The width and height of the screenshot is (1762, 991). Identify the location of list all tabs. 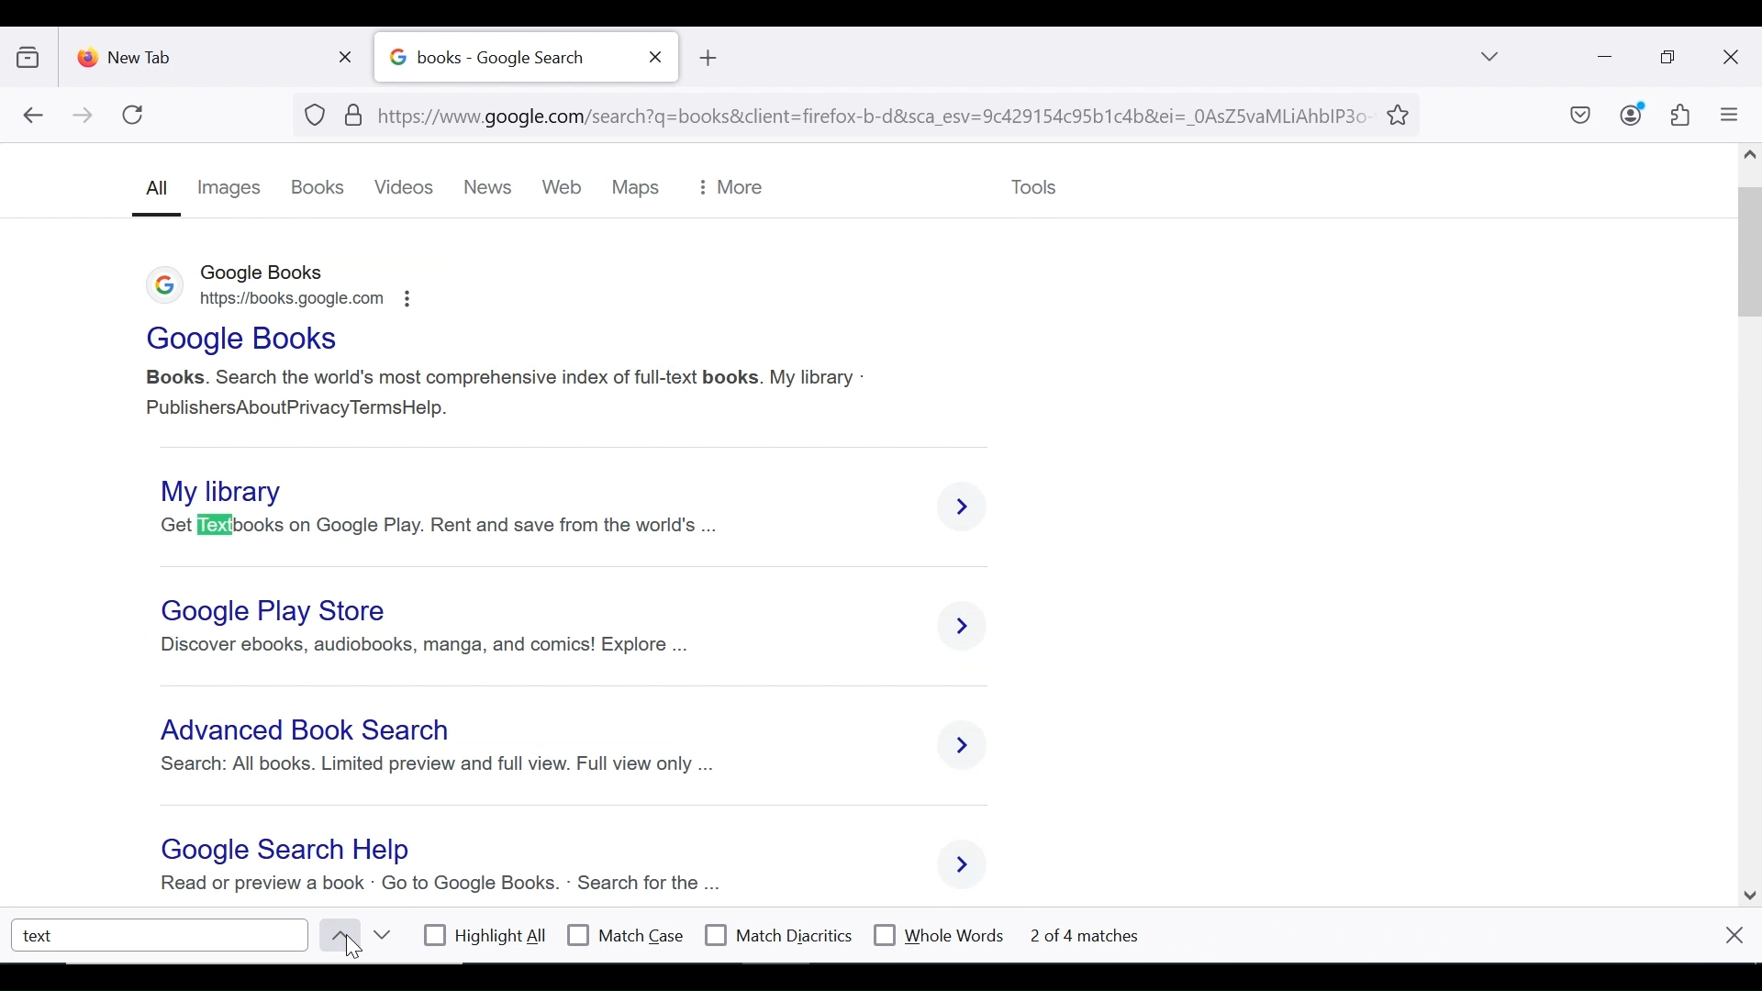
(1491, 56).